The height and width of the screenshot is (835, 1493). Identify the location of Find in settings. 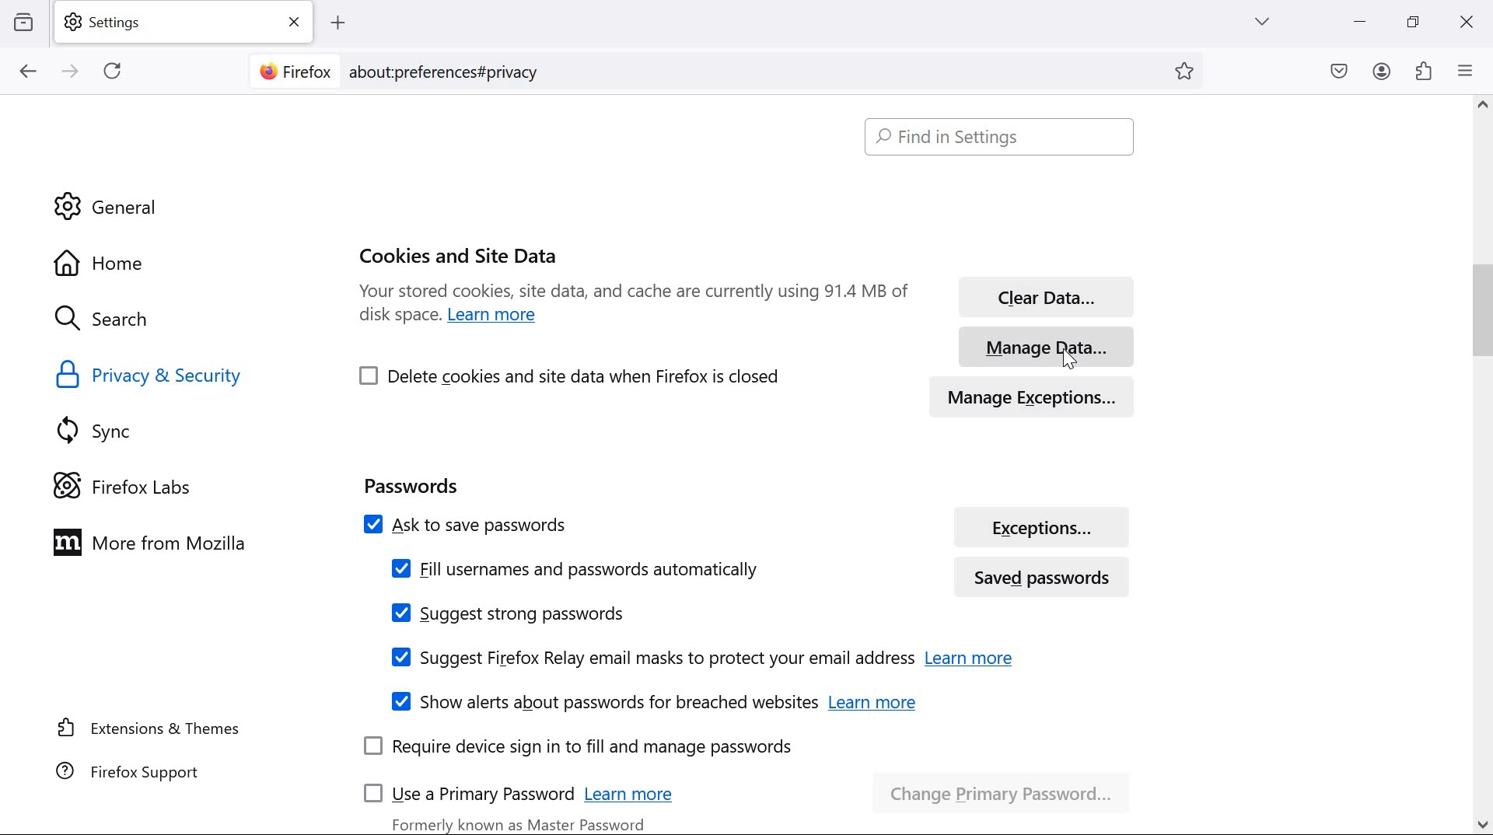
(1003, 137).